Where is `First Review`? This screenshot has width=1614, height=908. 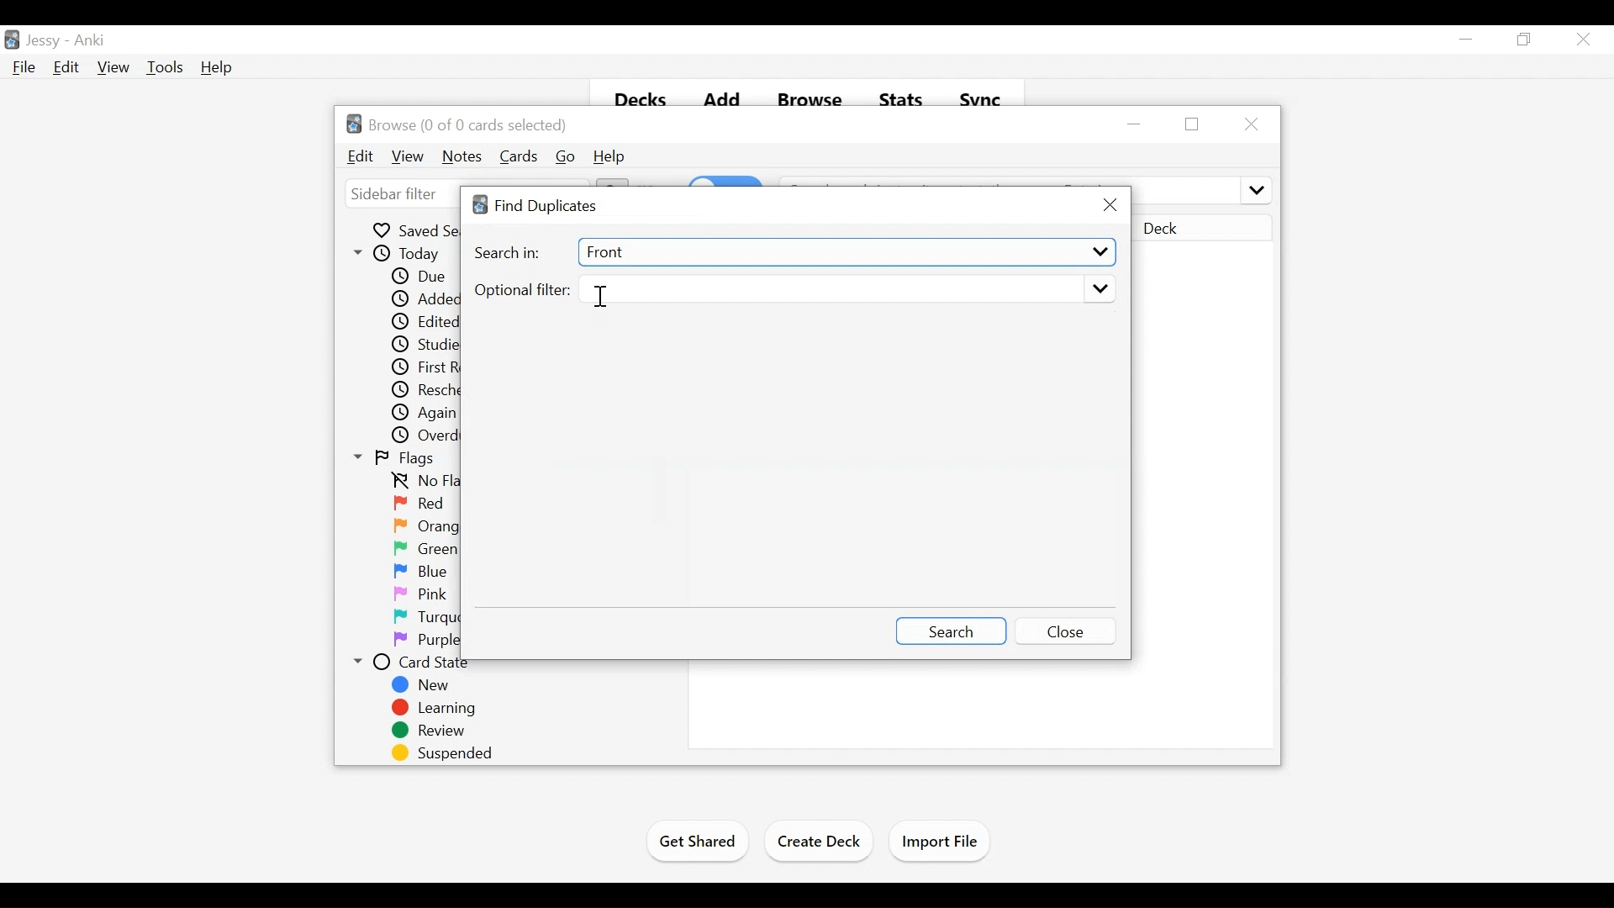
First Review is located at coordinates (425, 367).